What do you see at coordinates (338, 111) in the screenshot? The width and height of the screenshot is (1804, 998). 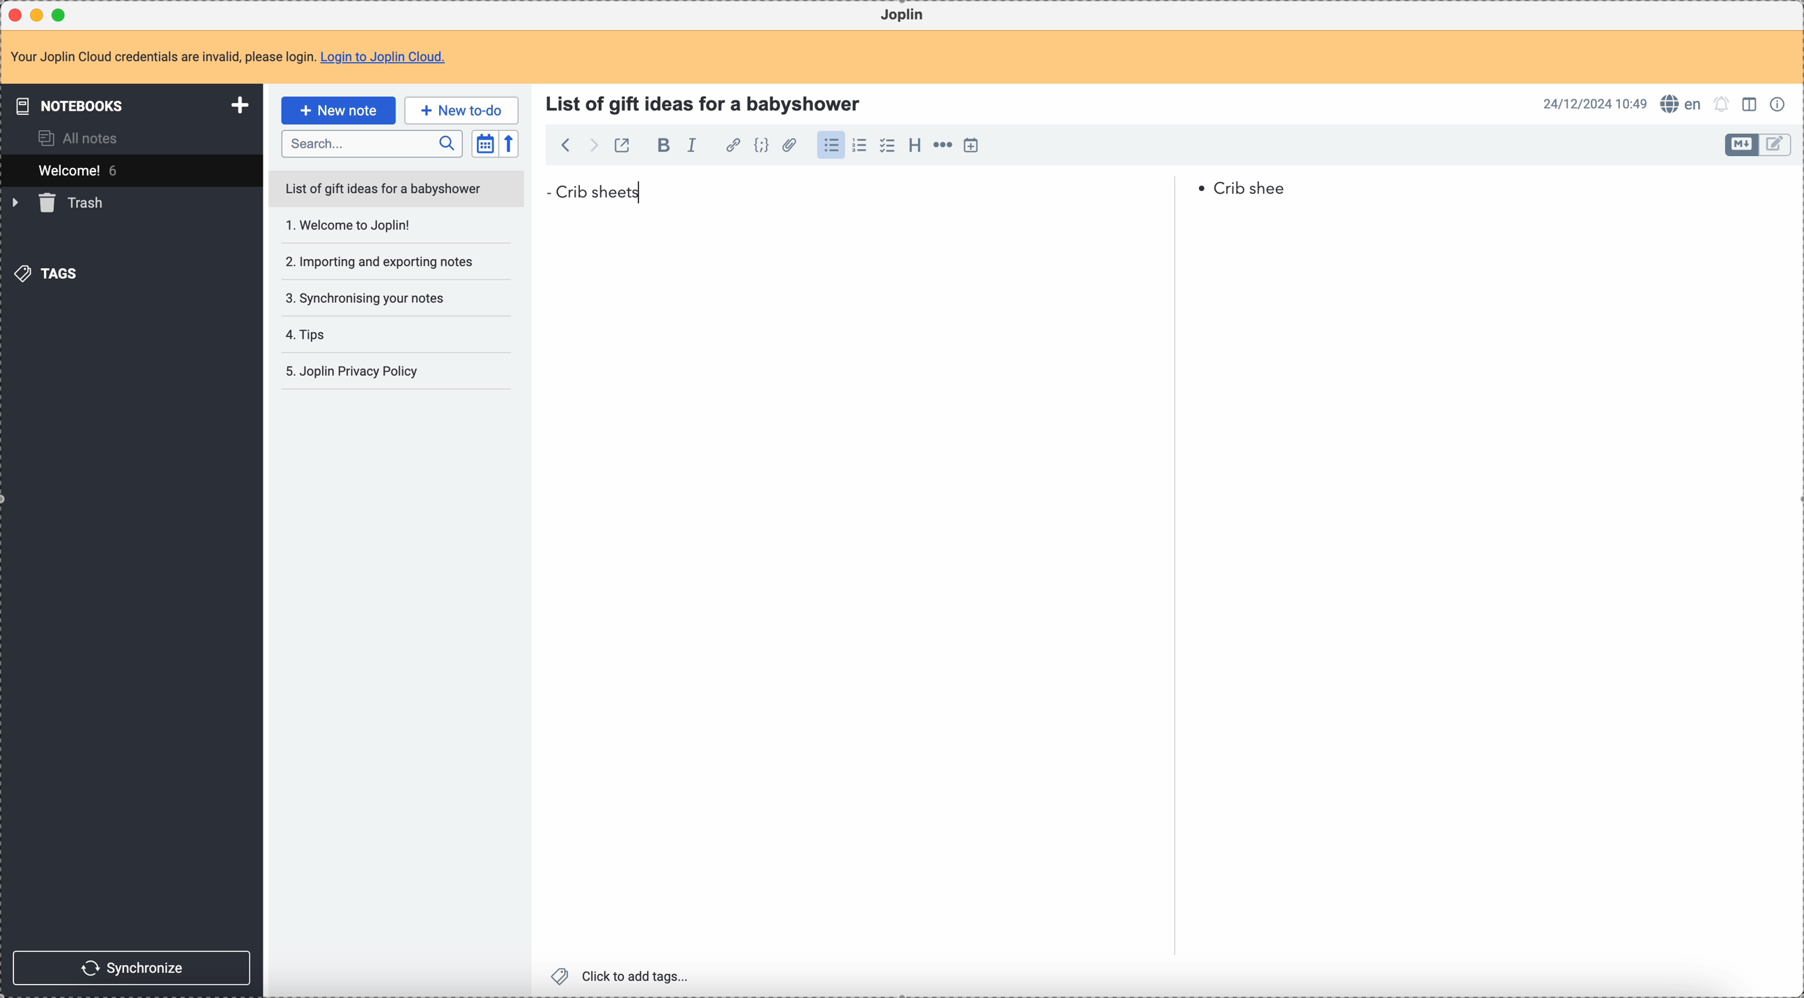 I see `click on new note` at bounding box center [338, 111].